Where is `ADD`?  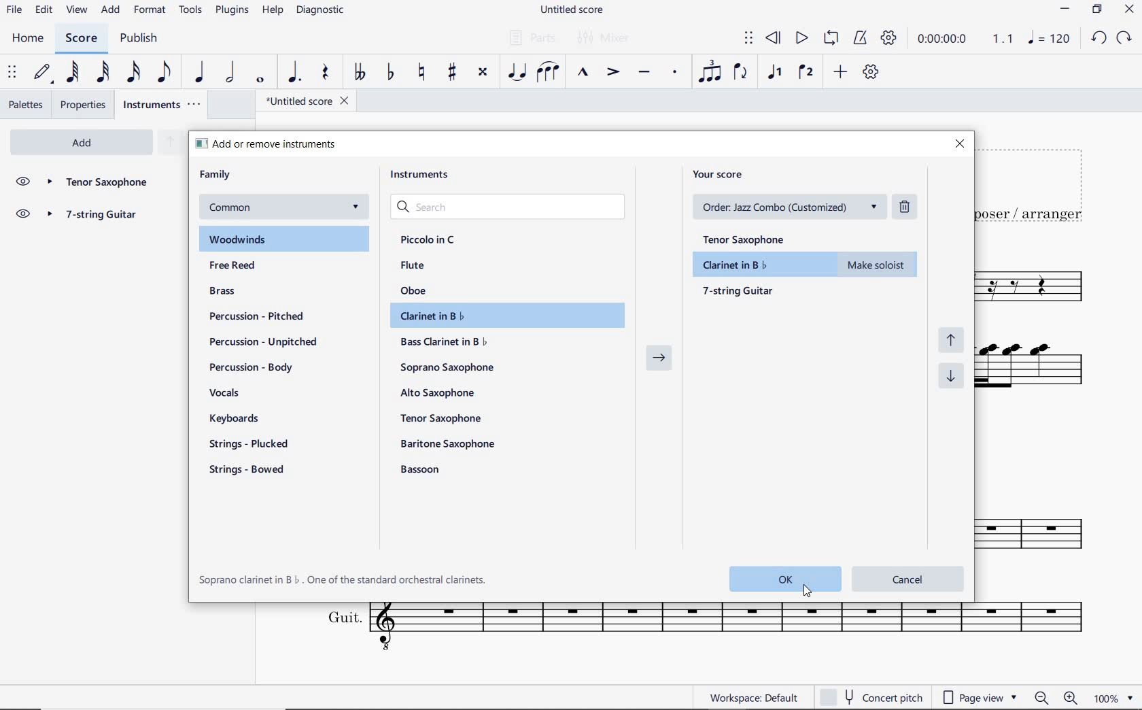
ADD is located at coordinates (111, 11).